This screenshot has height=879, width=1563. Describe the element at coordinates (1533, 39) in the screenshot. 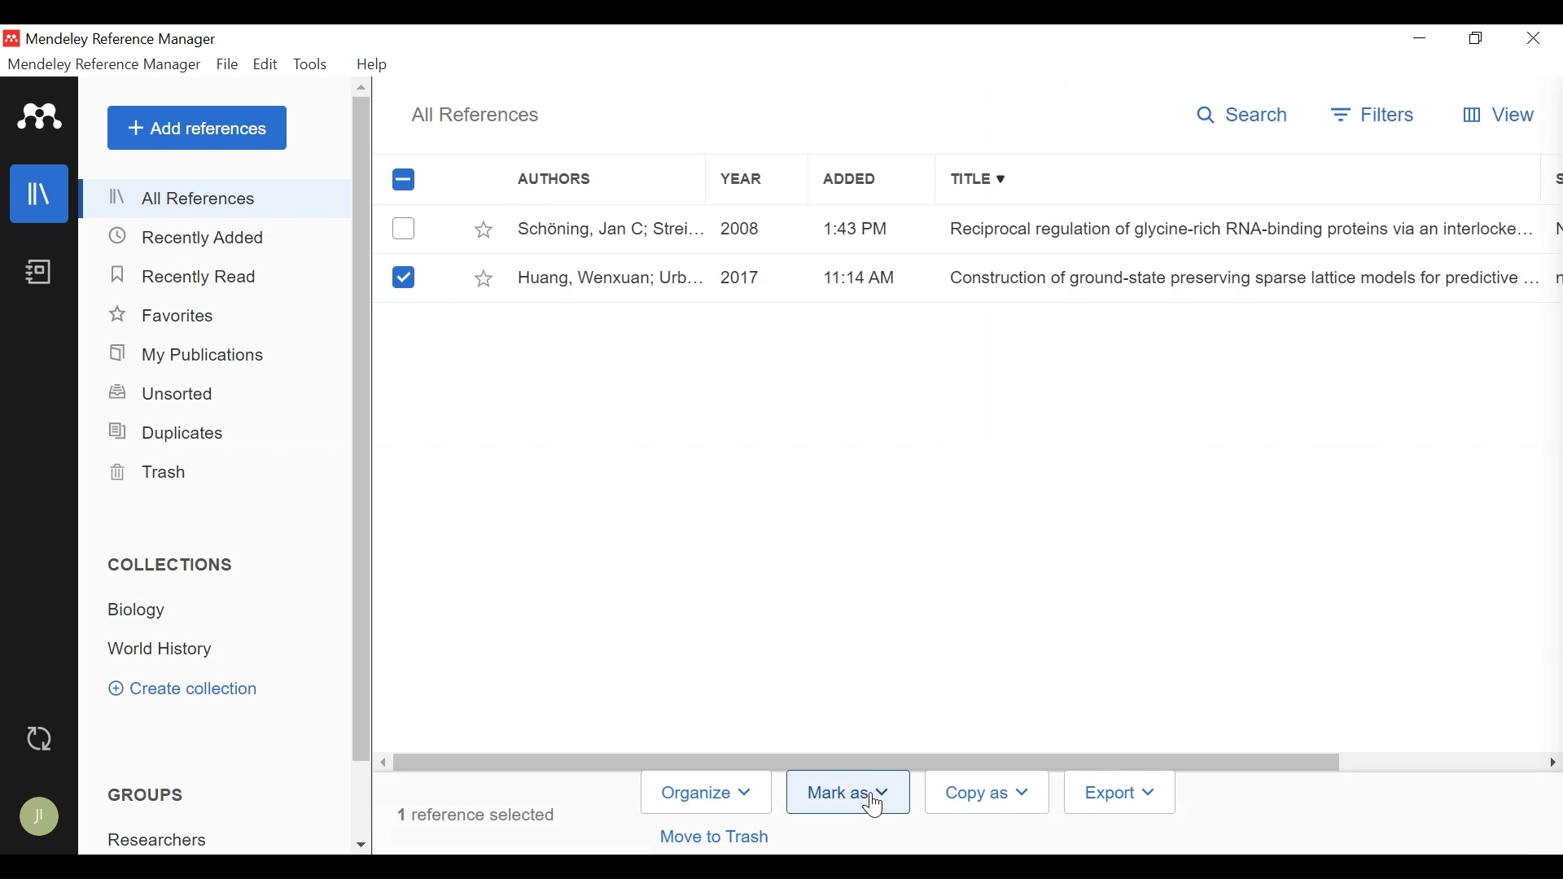

I see `Close` at that location.